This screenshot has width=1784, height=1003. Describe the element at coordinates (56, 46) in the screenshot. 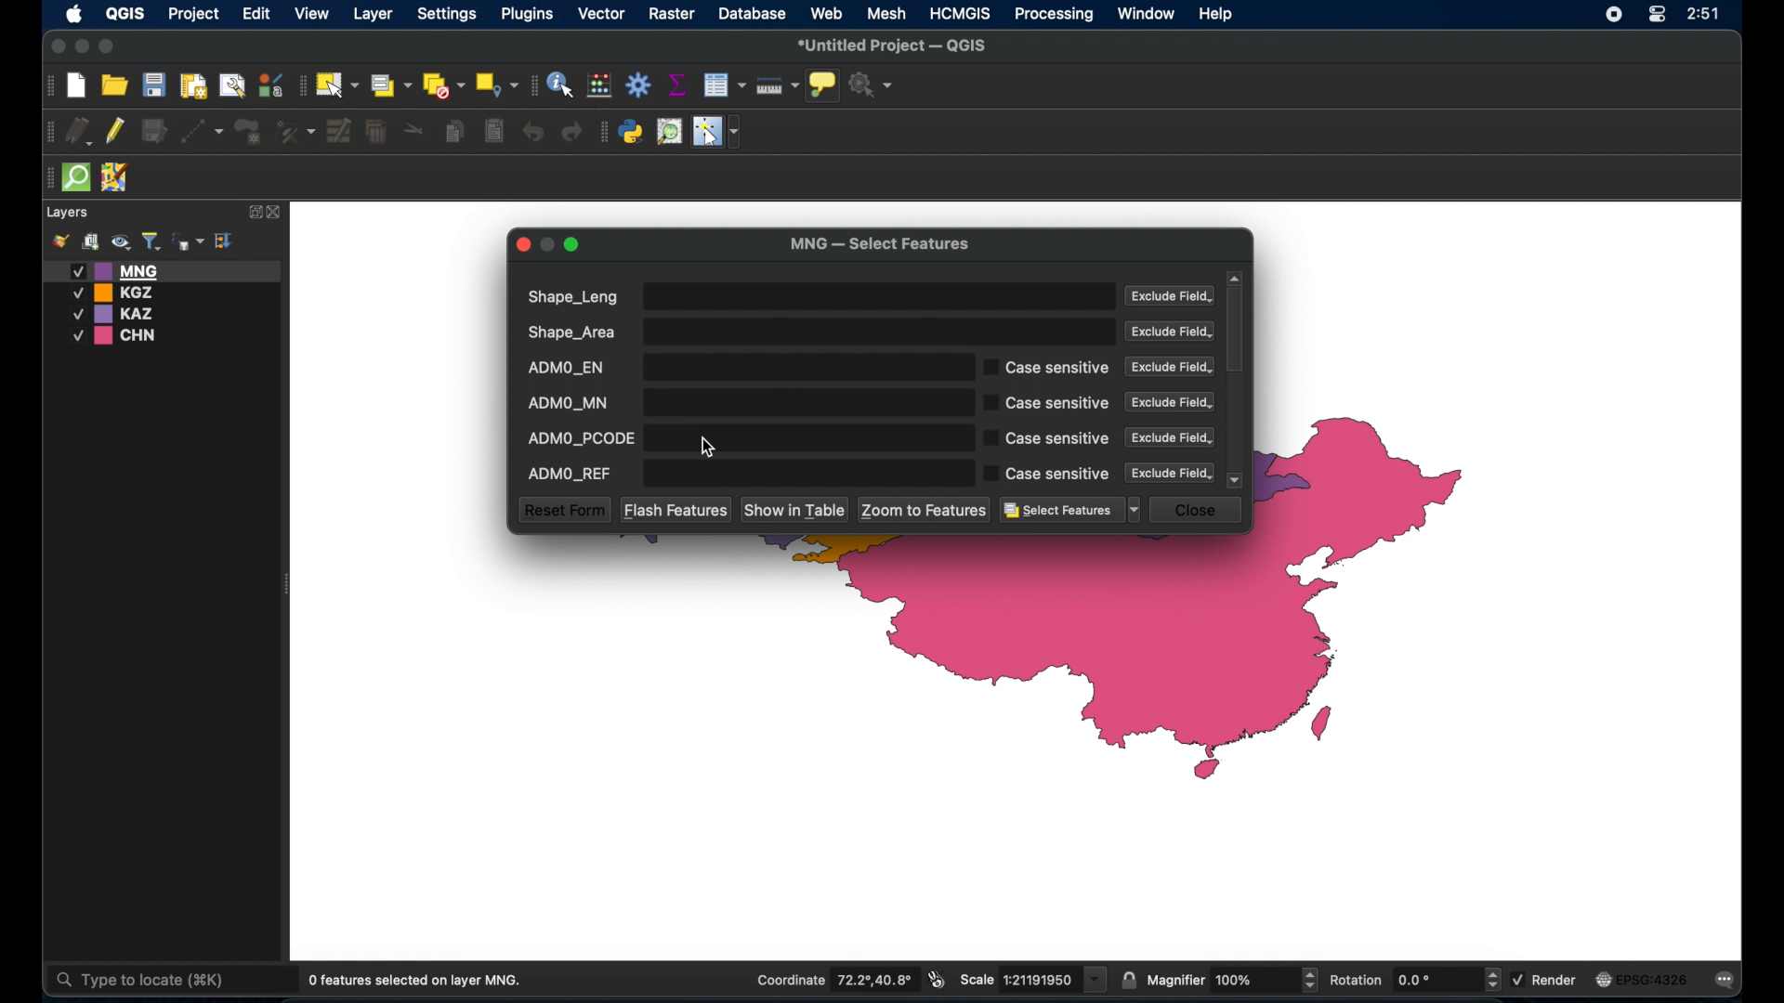

I see `close` at that location.